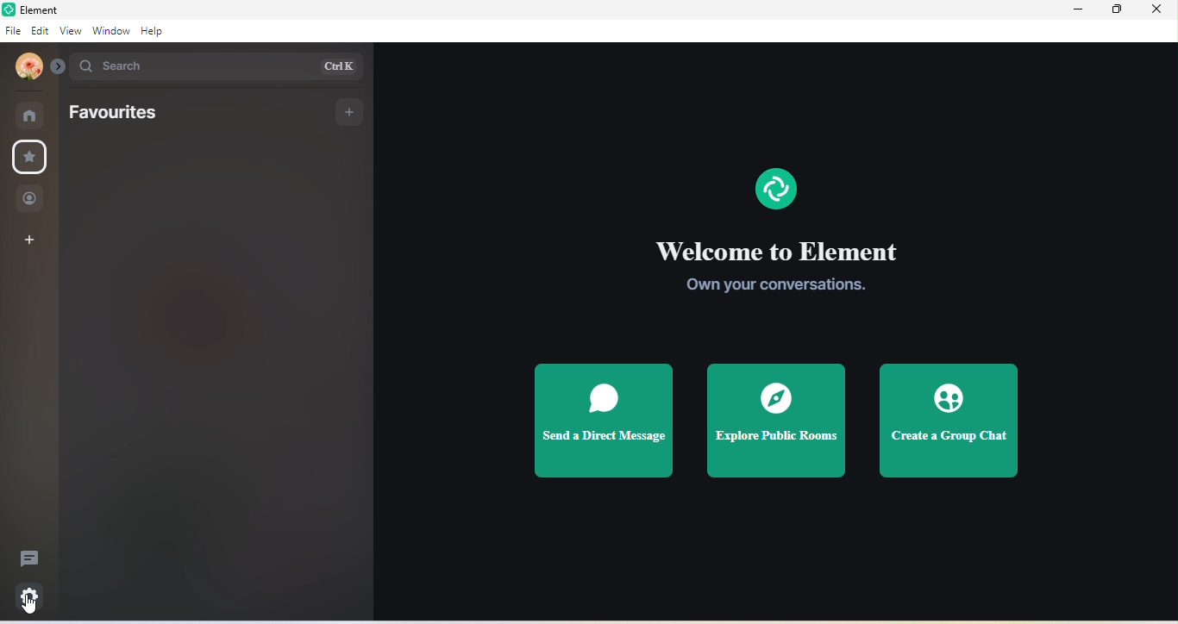  Describe the element at coordinates (950, 420) in the screenshot. I see `create a group chat` at that location.